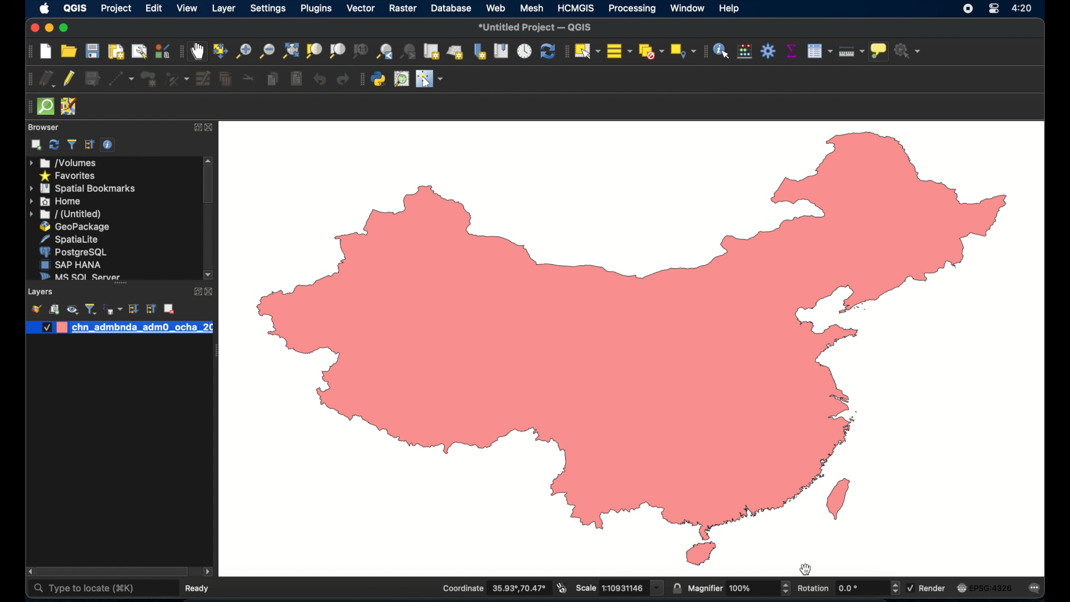  I want to click on spatial bookmarks, so click(83, 188).